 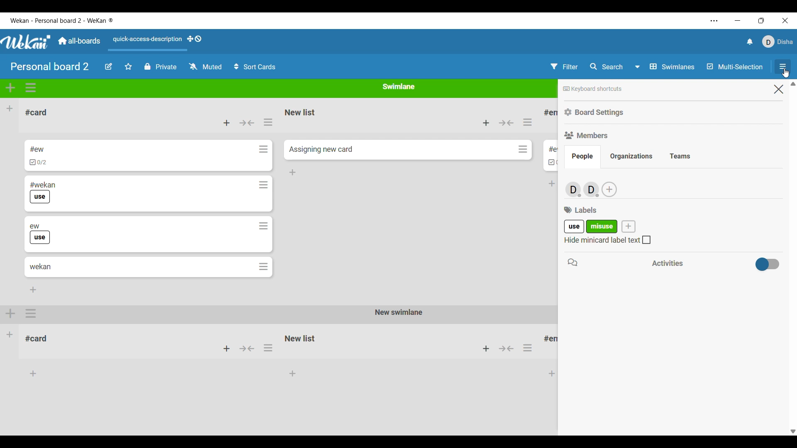 I want to click on Swimlane title, so click(x=398, y=86).